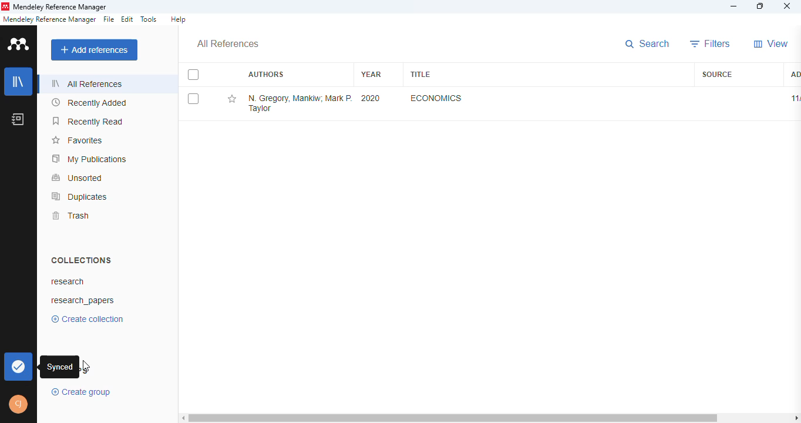 The width and height of the screenshot is (801, 423). Describe the element at coordinates (81, 260) in the screenshot. I see `collections` at that location.